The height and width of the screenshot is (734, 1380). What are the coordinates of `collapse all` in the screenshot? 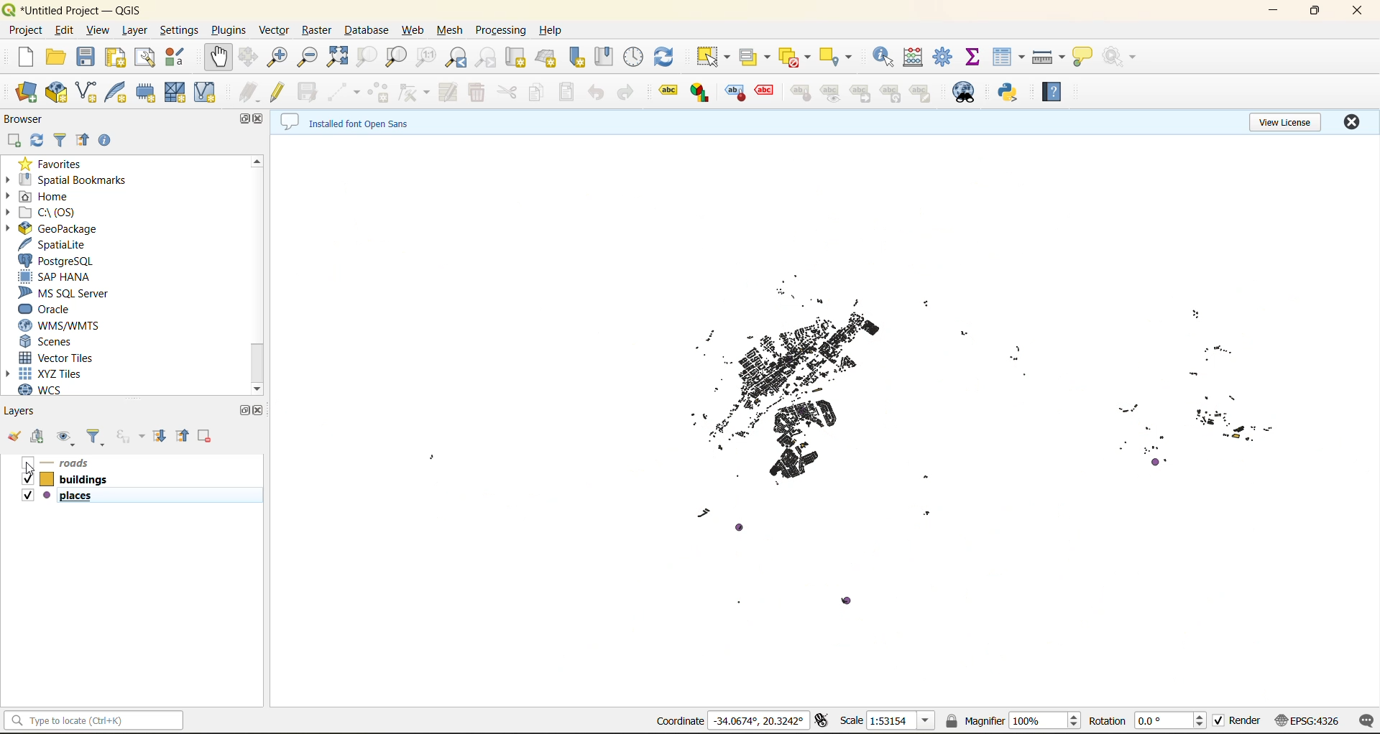 It's located at (184, 437).